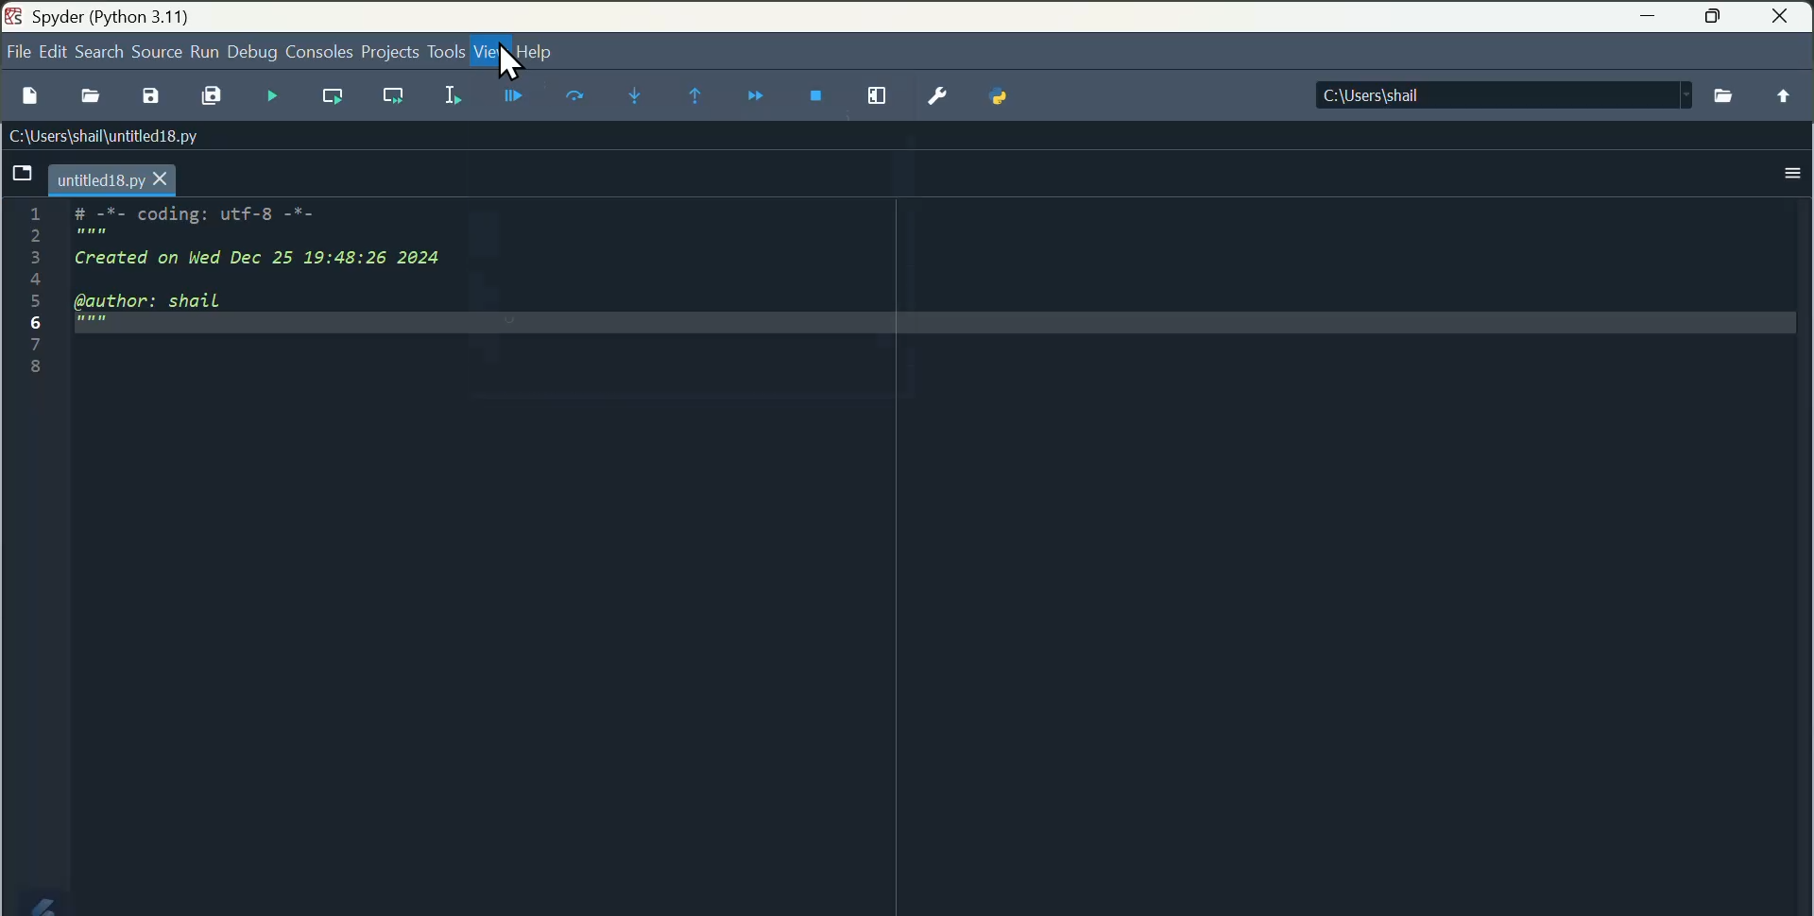  I want to click on Stop debugging, so click(816, 100).